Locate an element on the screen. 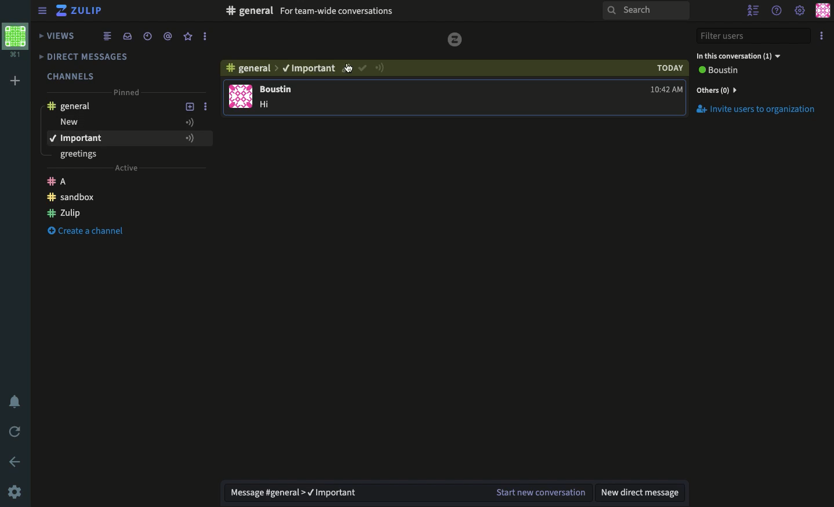  Hide user list is located at coordinates (753, 10).